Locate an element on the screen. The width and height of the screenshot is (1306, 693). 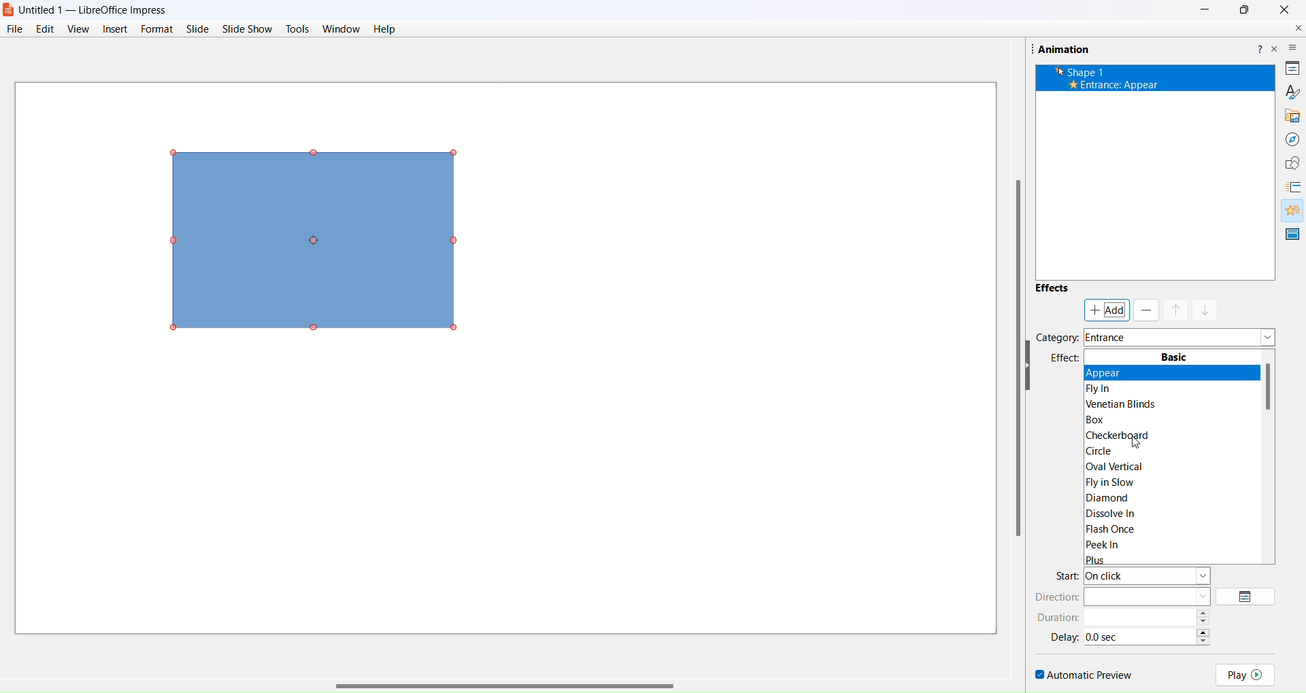
Diamond is located at coordinates (1117, 496).